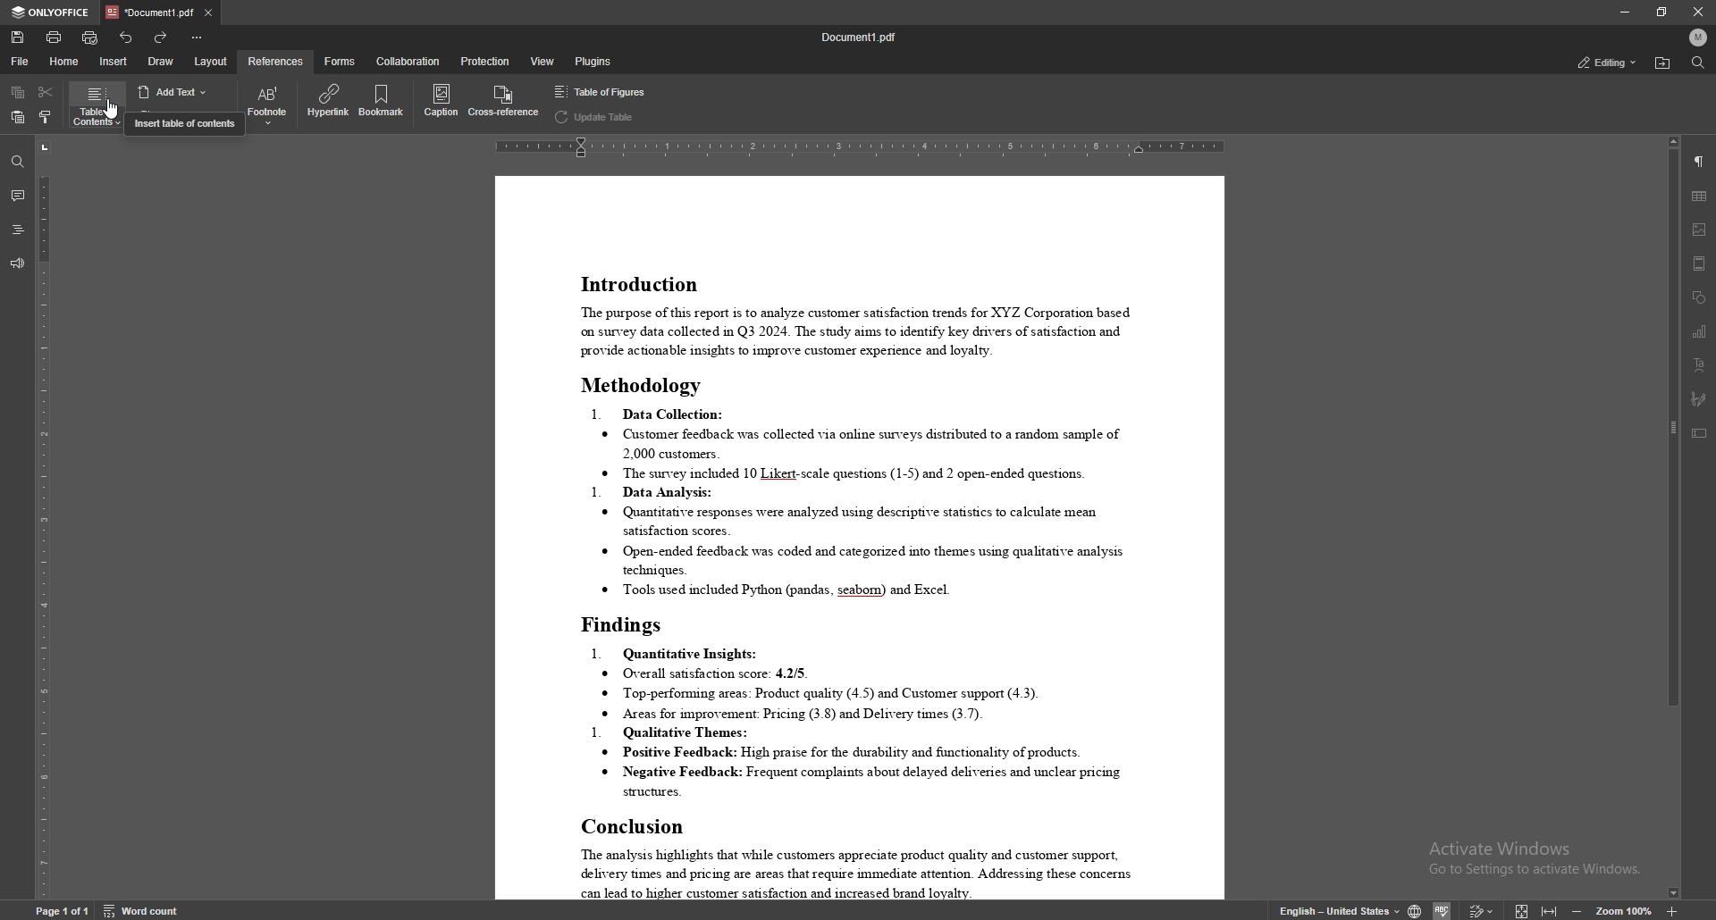 Image resolution: width=1716 pixels, height=920 pixels. I want to click on find location, so click(1664, 63).